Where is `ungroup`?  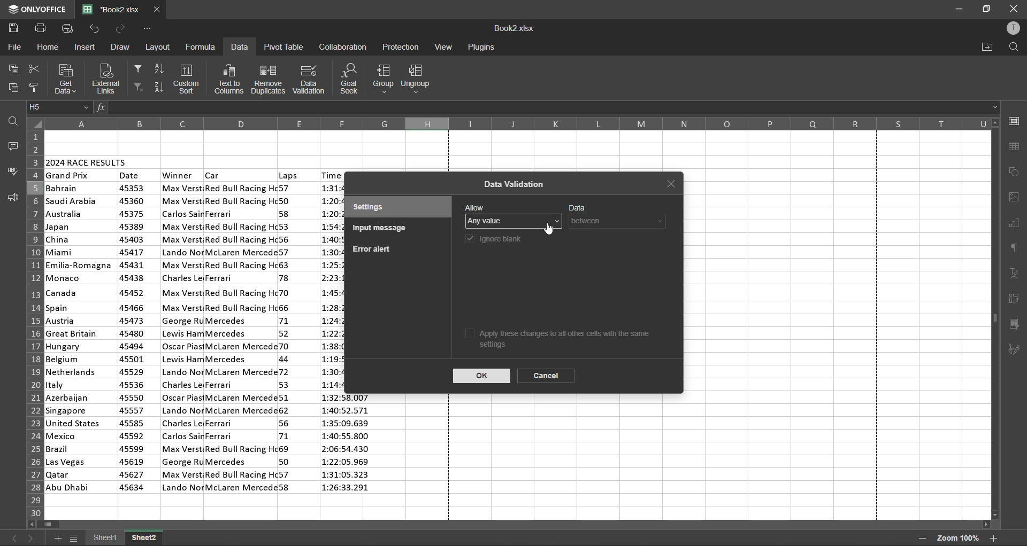 ungroup is located at coordinates (419, 79).